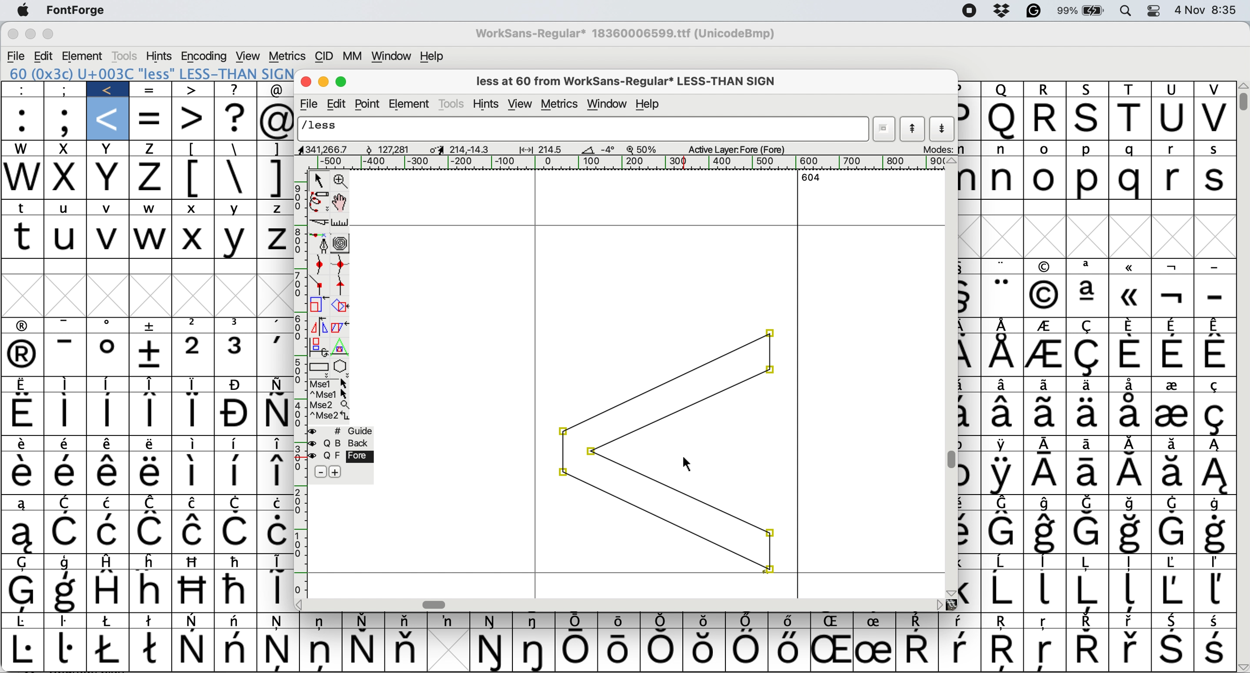 This screenshot has height=673, width=1250. What do you see at coordinates (317, 306) in the screenshot?
I see `scale glyph` at bounding box center [317, 306].